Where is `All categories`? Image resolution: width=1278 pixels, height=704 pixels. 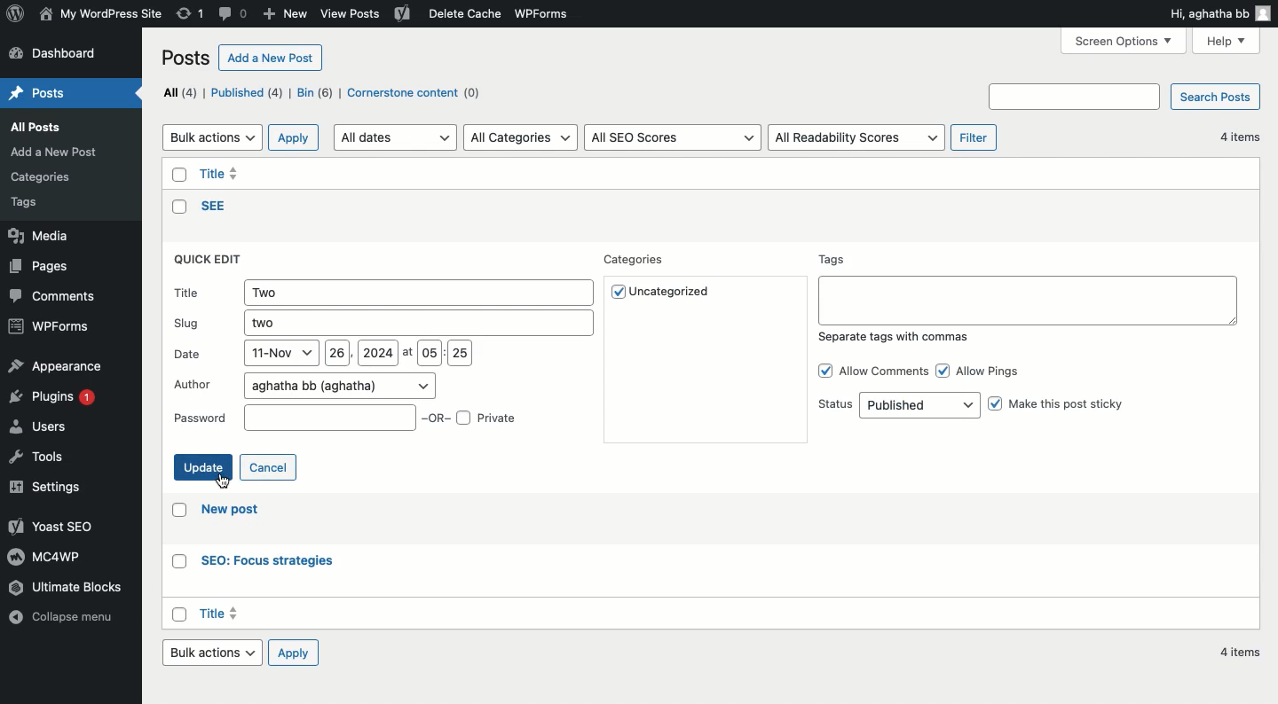 All categories is located at coordinates (522, 137).